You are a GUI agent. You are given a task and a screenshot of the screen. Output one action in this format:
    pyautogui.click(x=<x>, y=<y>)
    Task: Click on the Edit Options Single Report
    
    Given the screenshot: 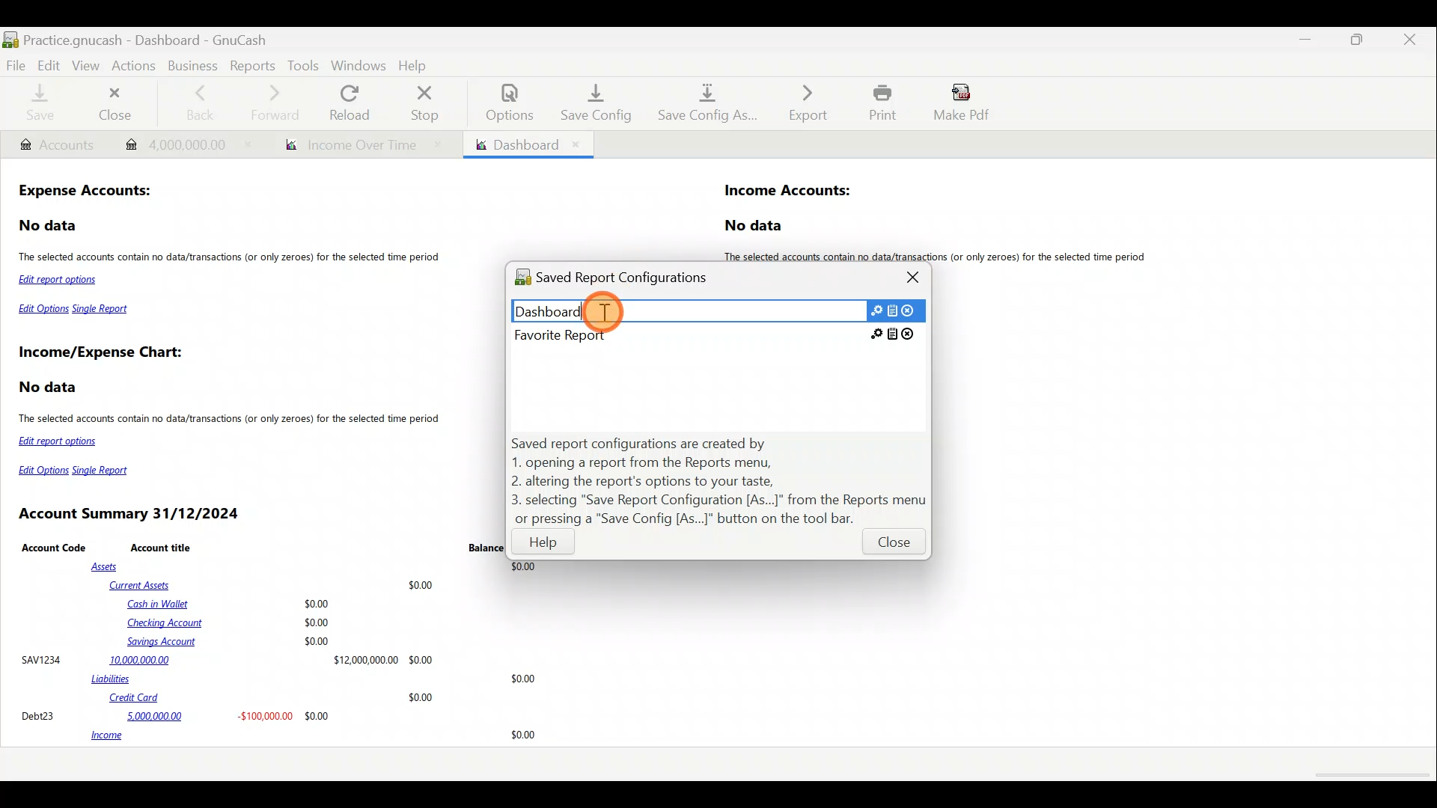 What is the action you would take?
    pyautogui.click(x=75, y=312)
    